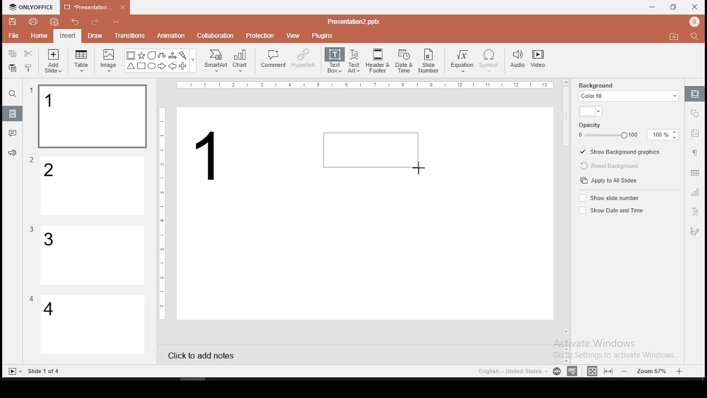 The height and width of the screenshot is (398, 707). What do you see at coordinates (572, 371) in the screenshot?
I see `spell check` at bounding box center [572, 371].